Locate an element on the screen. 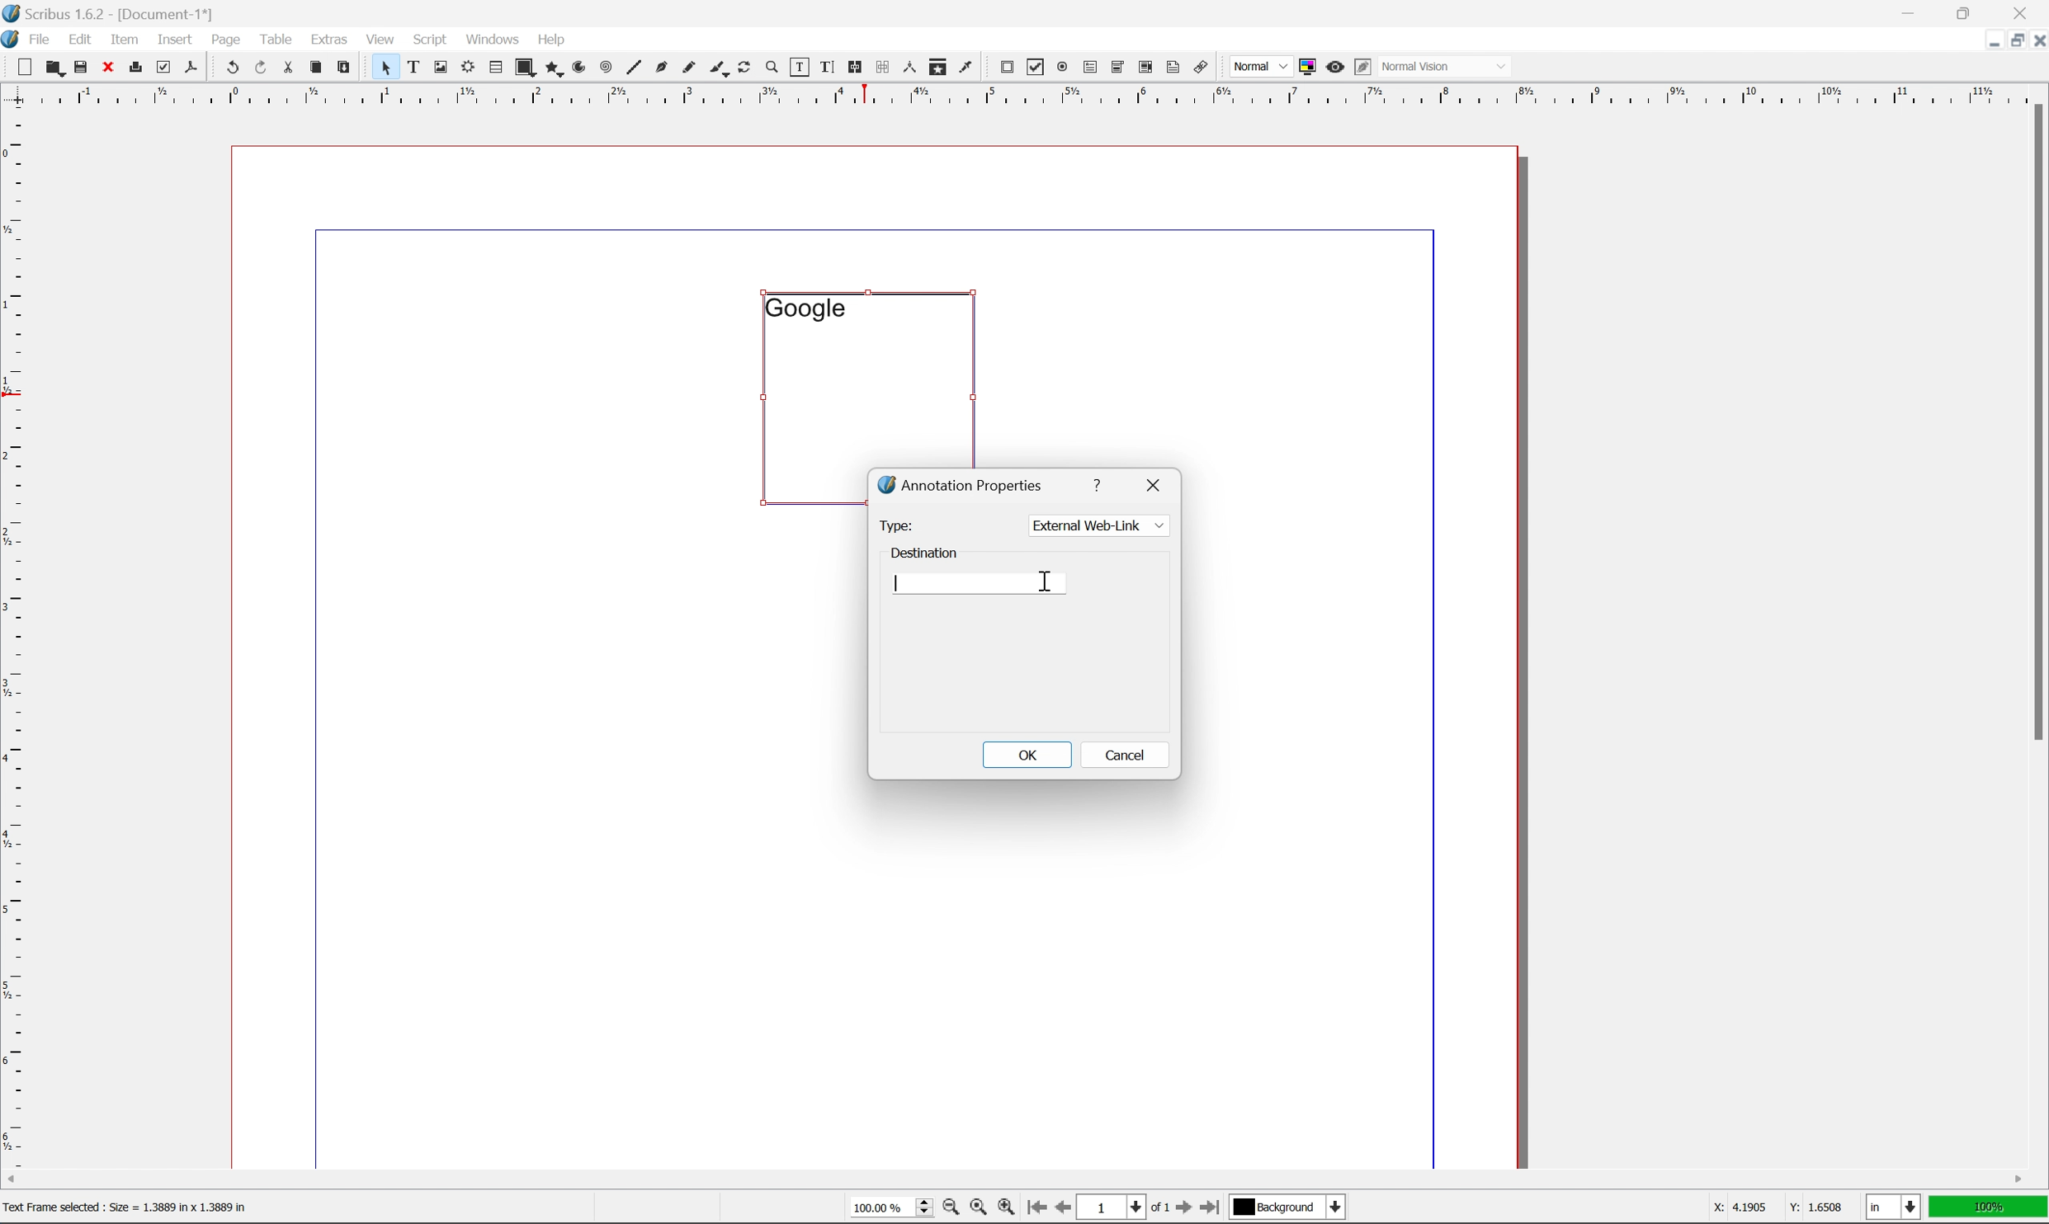  close is located at coordinates (1157, 483).